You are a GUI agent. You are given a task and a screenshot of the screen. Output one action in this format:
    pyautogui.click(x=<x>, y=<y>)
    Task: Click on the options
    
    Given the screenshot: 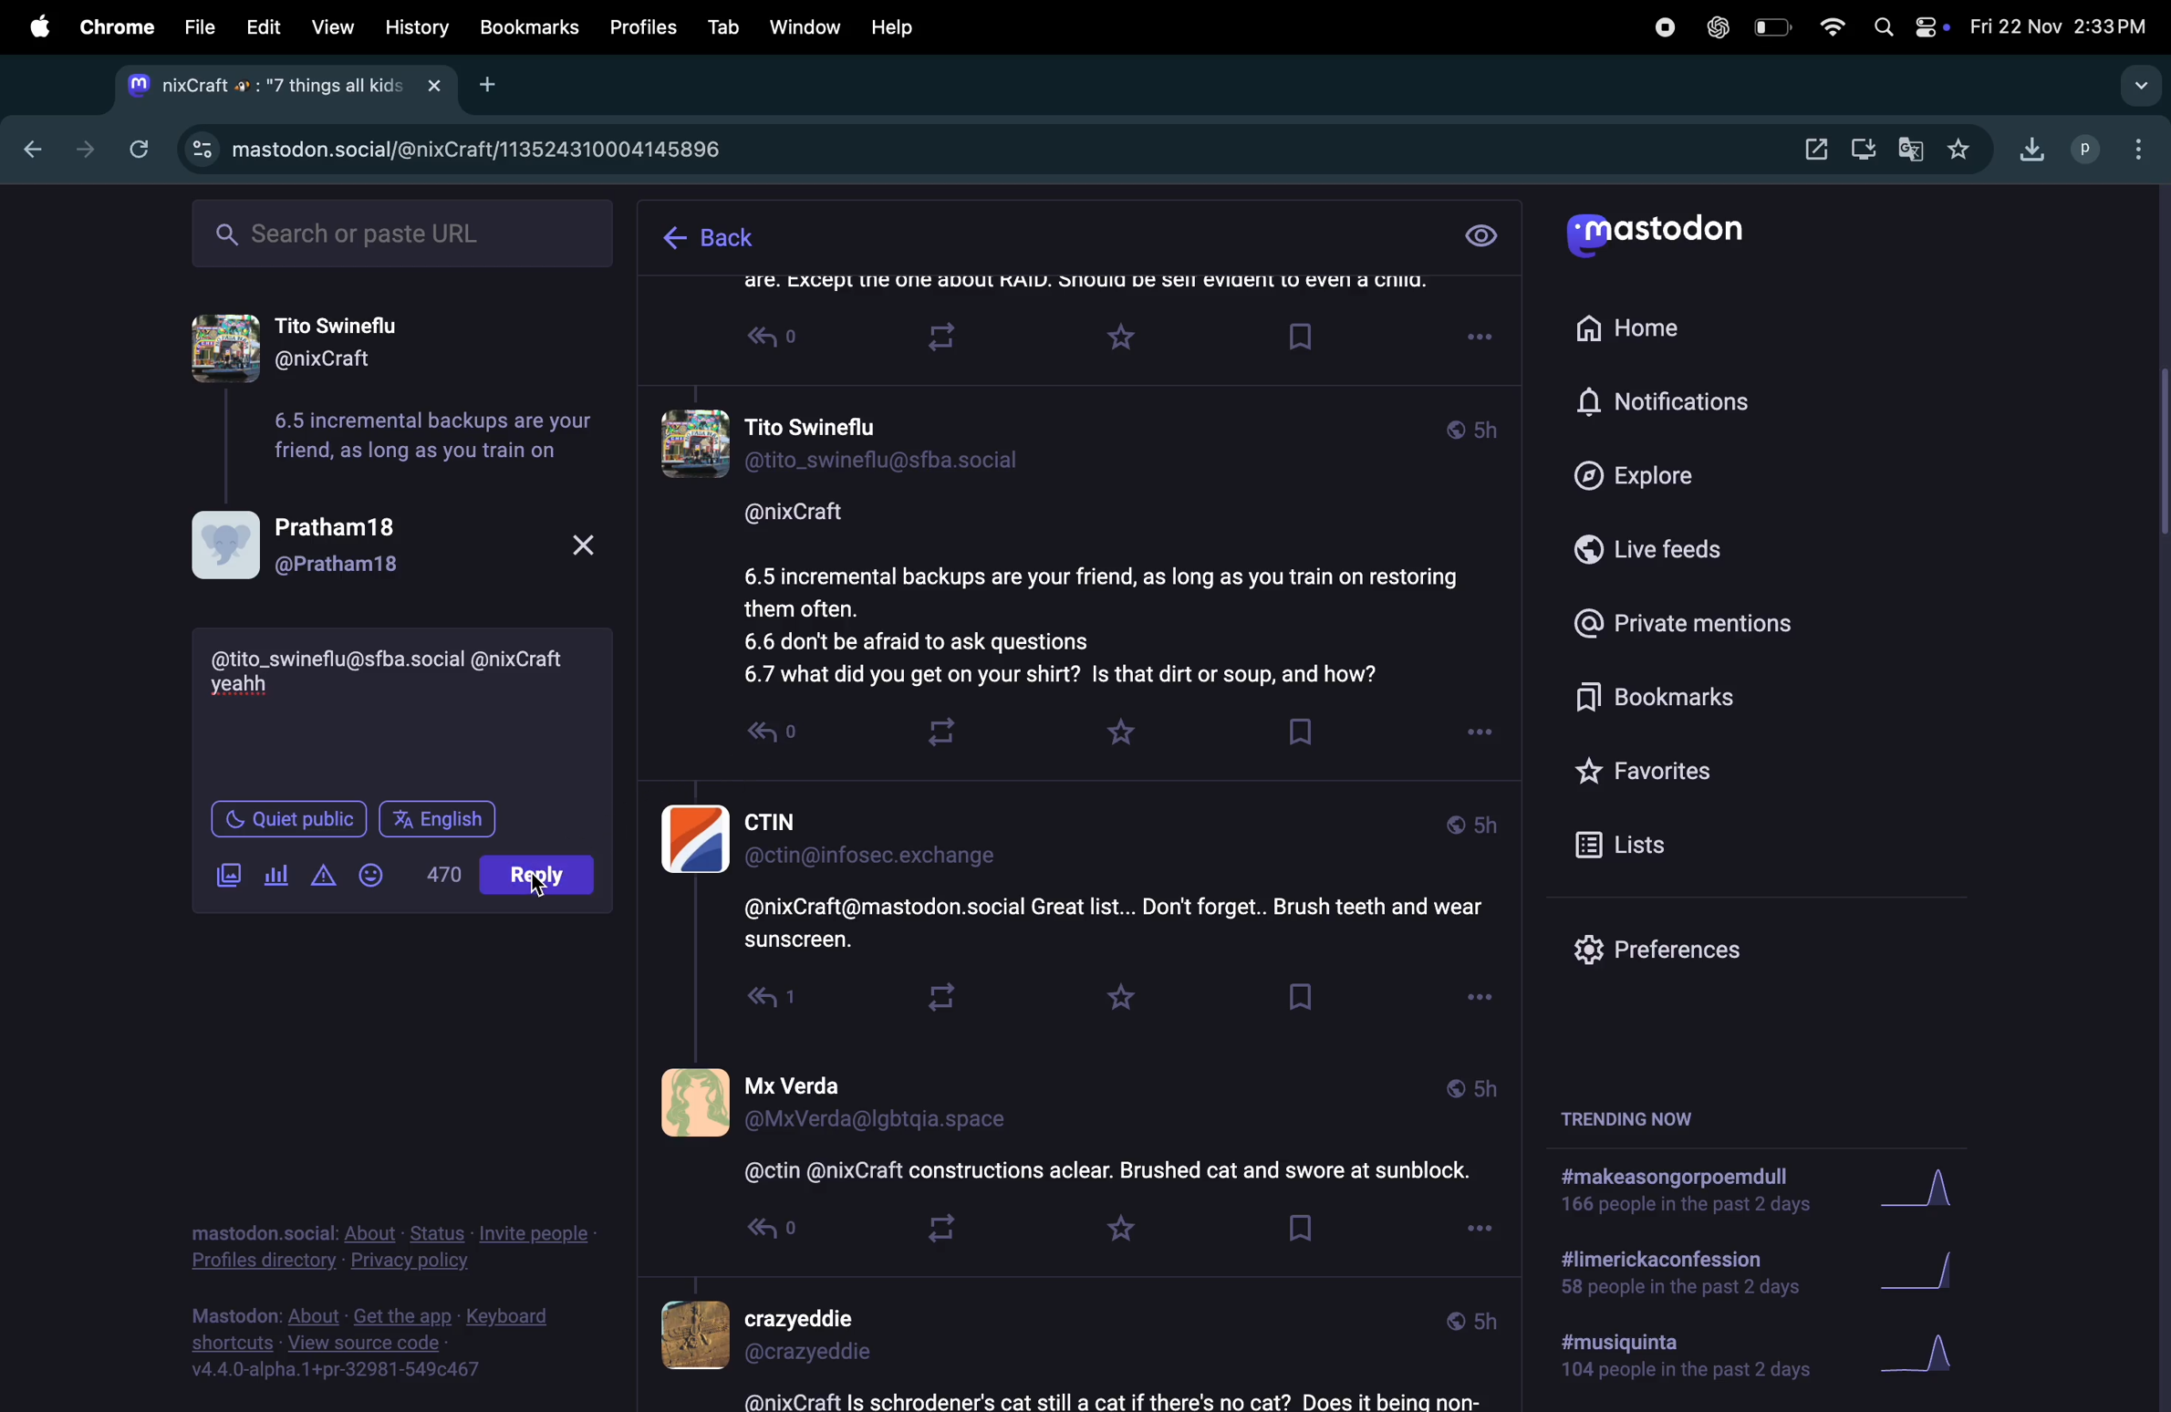 What is the action you would take?
    pyautogui.click(x=1475, y=738)
    